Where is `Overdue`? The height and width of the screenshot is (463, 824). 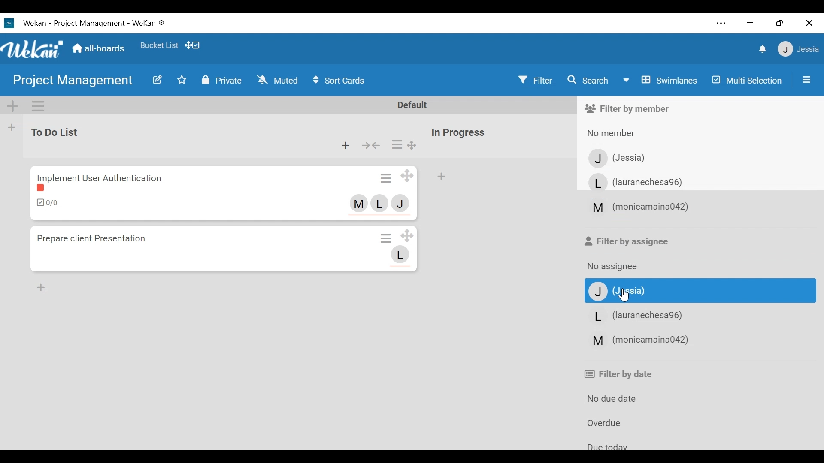
Overdue is located at coordinates (608, 424).